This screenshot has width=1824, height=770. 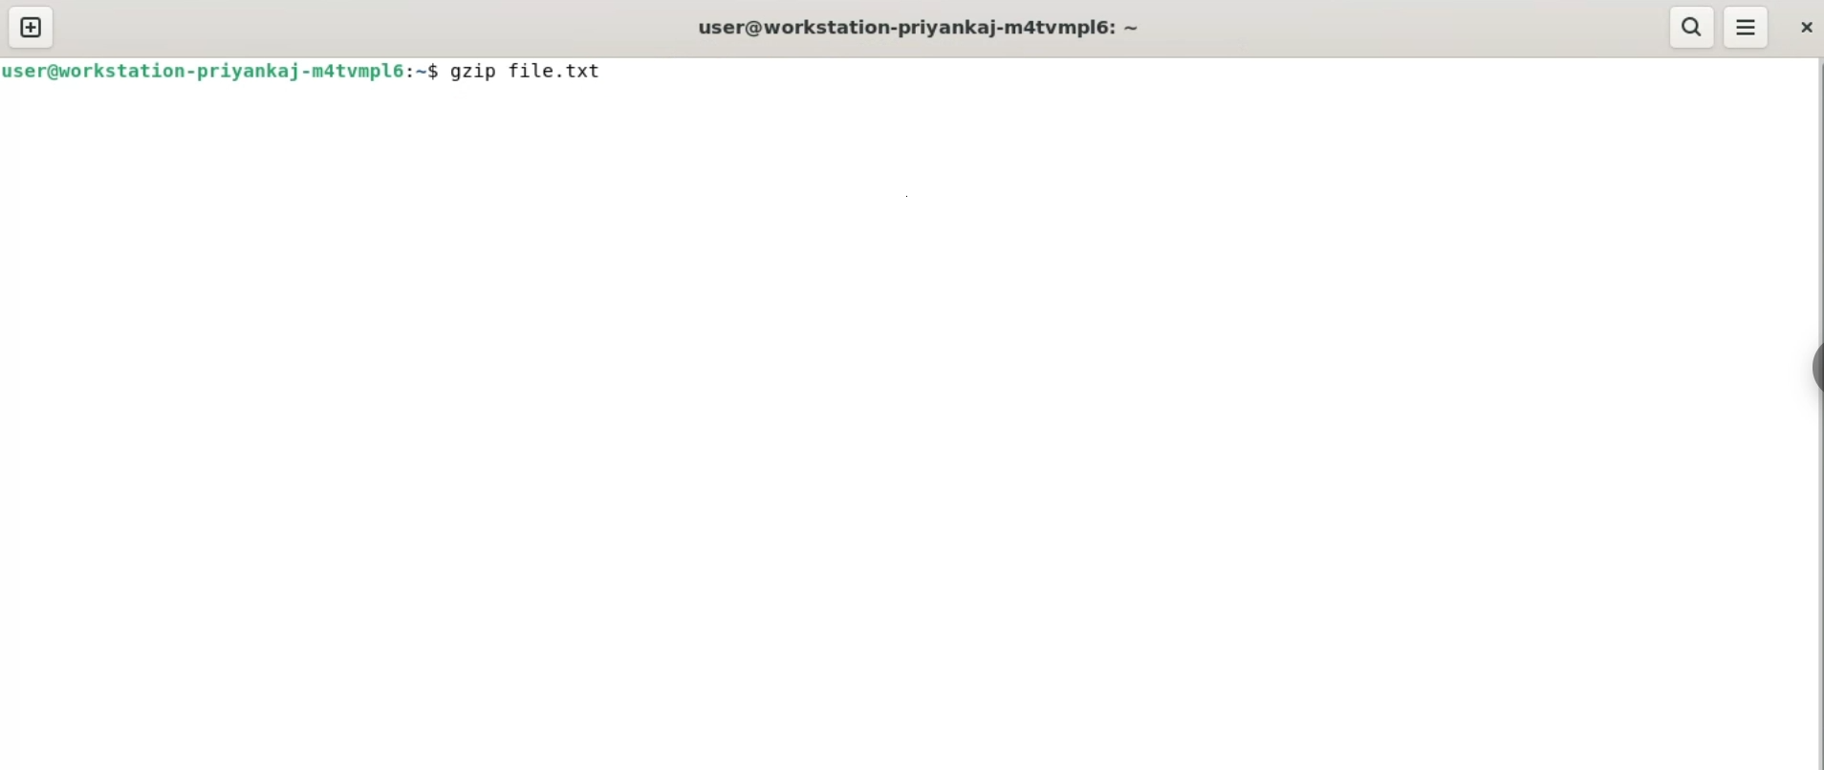 What do you see at coordinates (1808, 28) in the screenshot?
I see `close` at bounding box center [1808, 28].